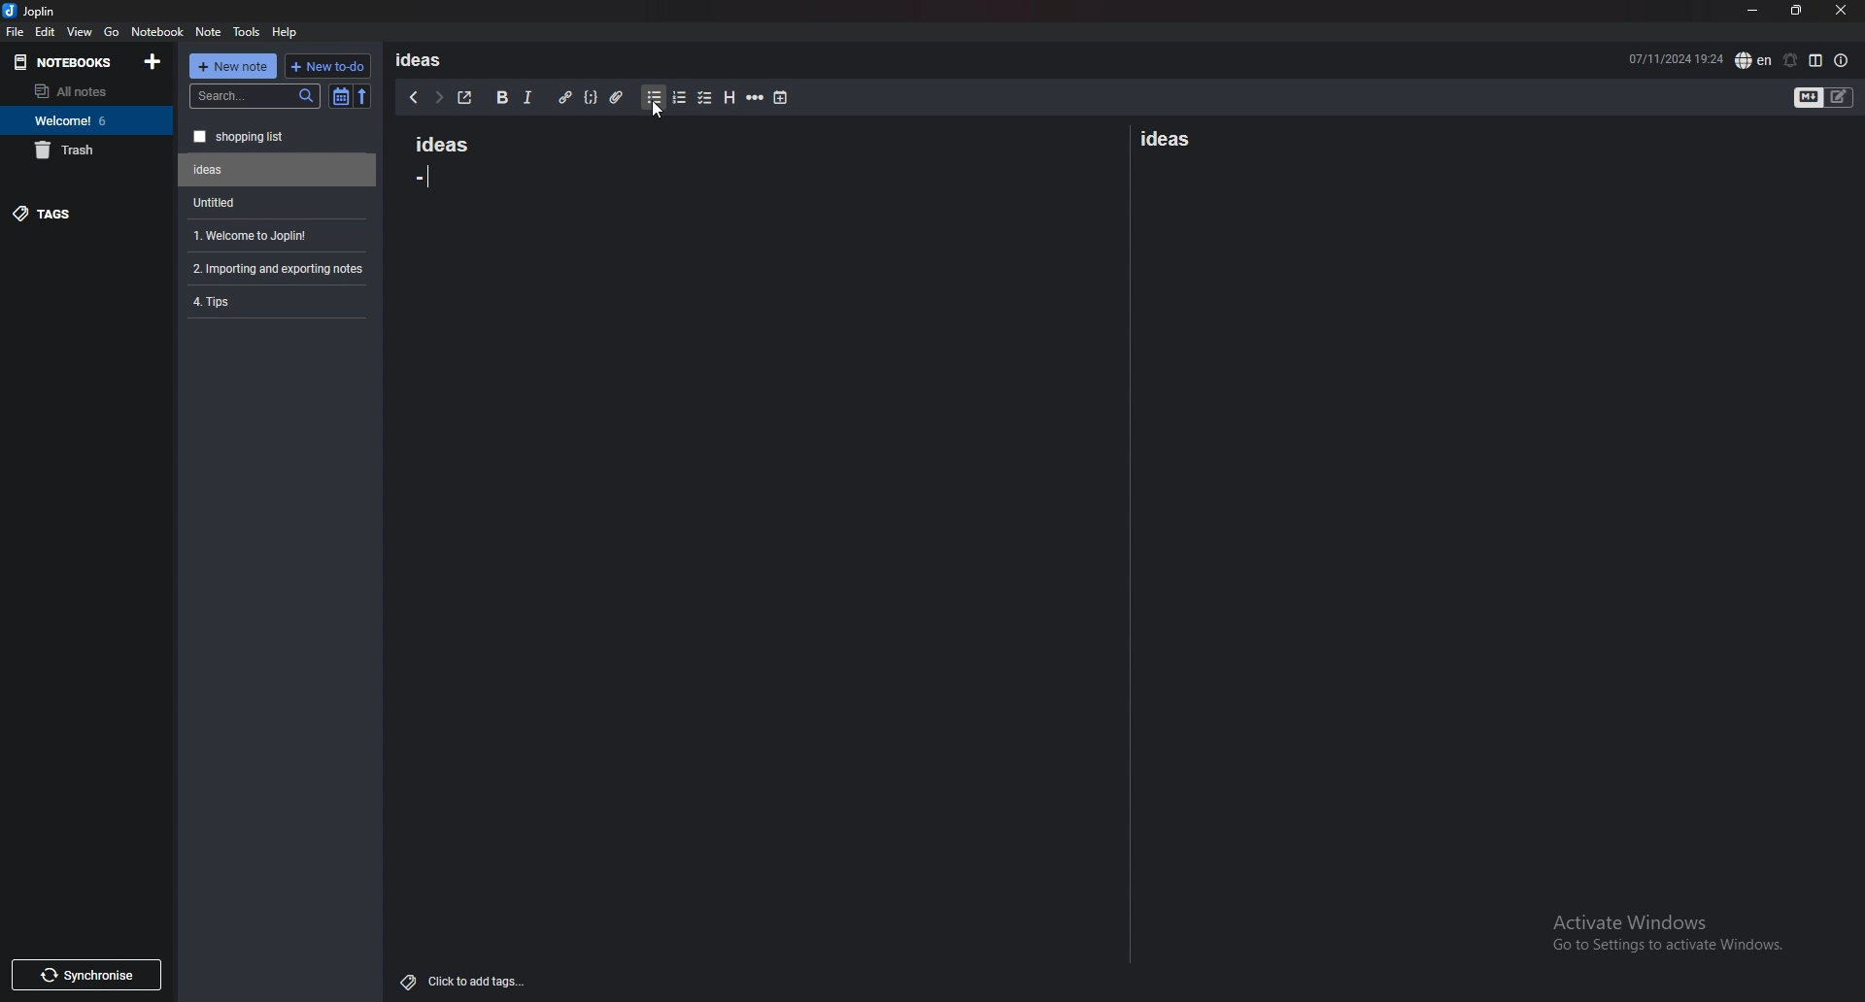 Image resolution: width=1865 pixels, height=1002 pixels. Describe the element at coordinates (112, 30) in the screenshot. I see `go` at that location.